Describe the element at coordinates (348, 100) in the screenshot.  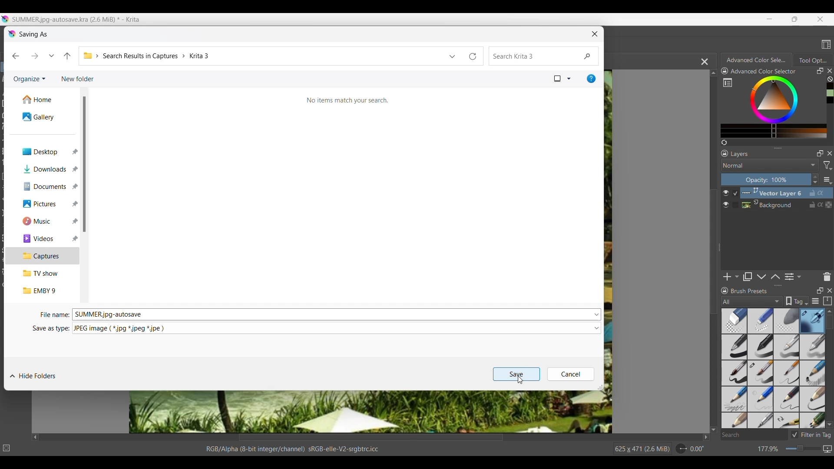
I see `Description of current folder` at that location.